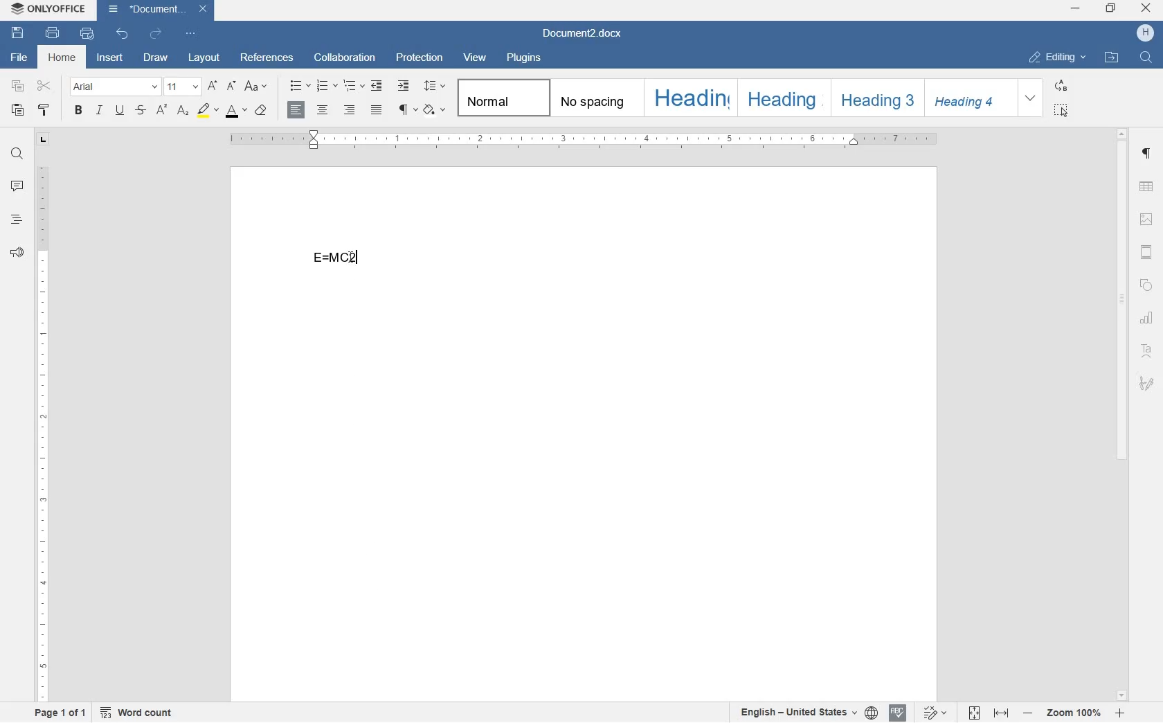 The width and height of the screenshot is (1163, 723). Describe the element at coordinates (18, 87) in the screenshot. I see `copy` at that location.